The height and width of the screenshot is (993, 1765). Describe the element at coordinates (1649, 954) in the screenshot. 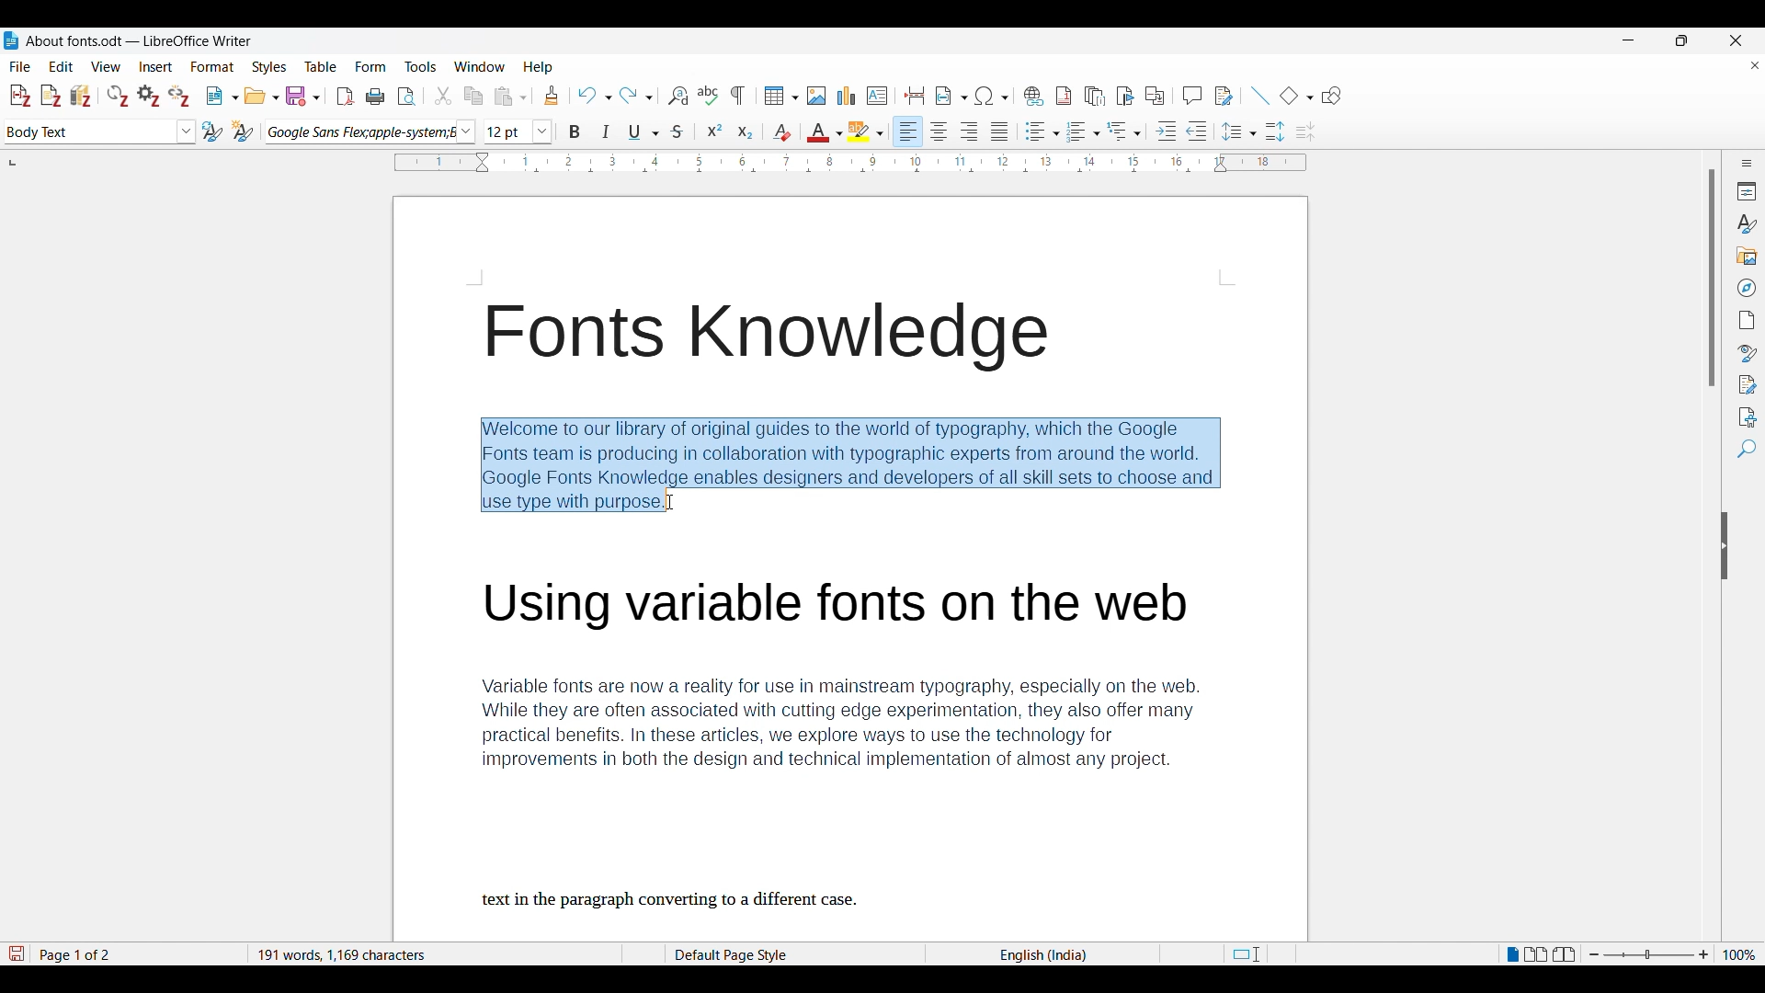

I see `Zoom slider` at that location.